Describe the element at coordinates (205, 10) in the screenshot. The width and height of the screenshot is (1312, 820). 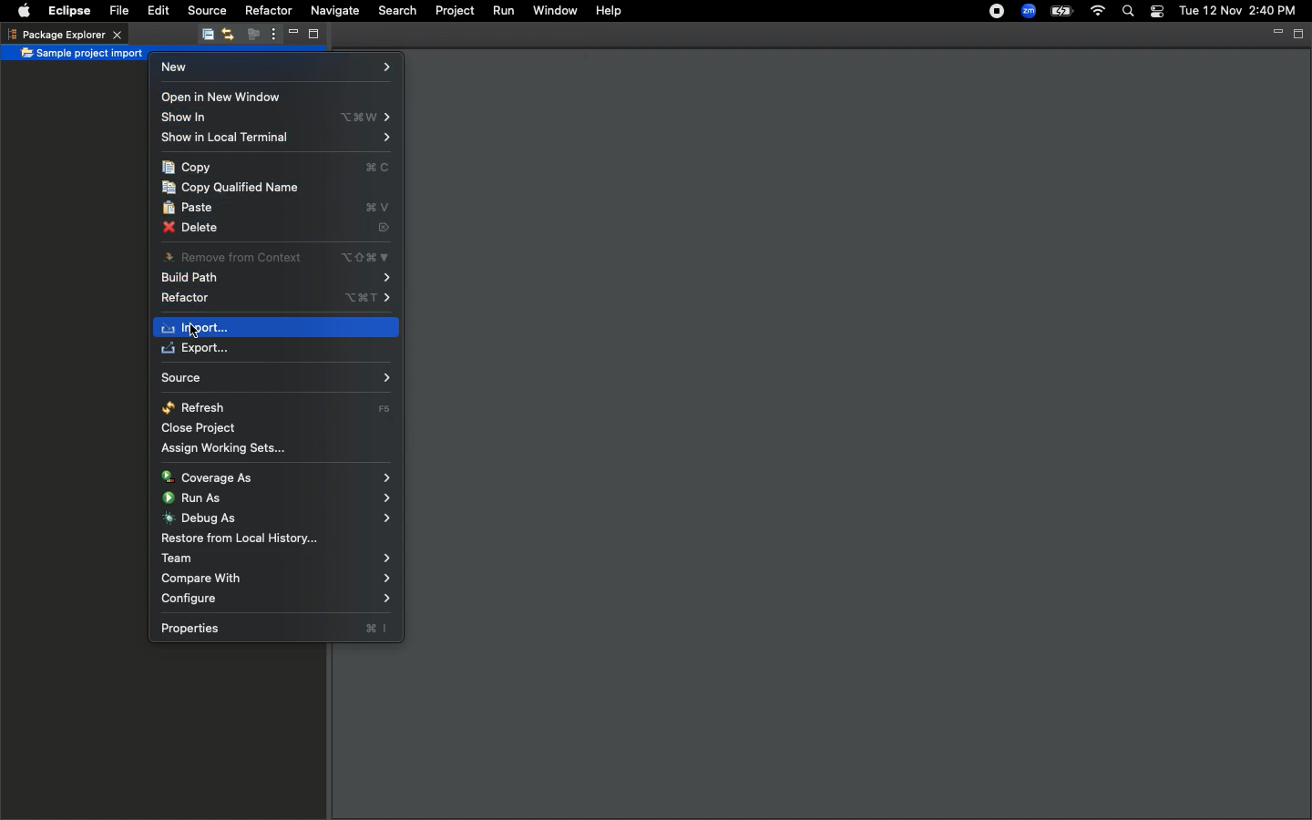
I see `Source` at that location.